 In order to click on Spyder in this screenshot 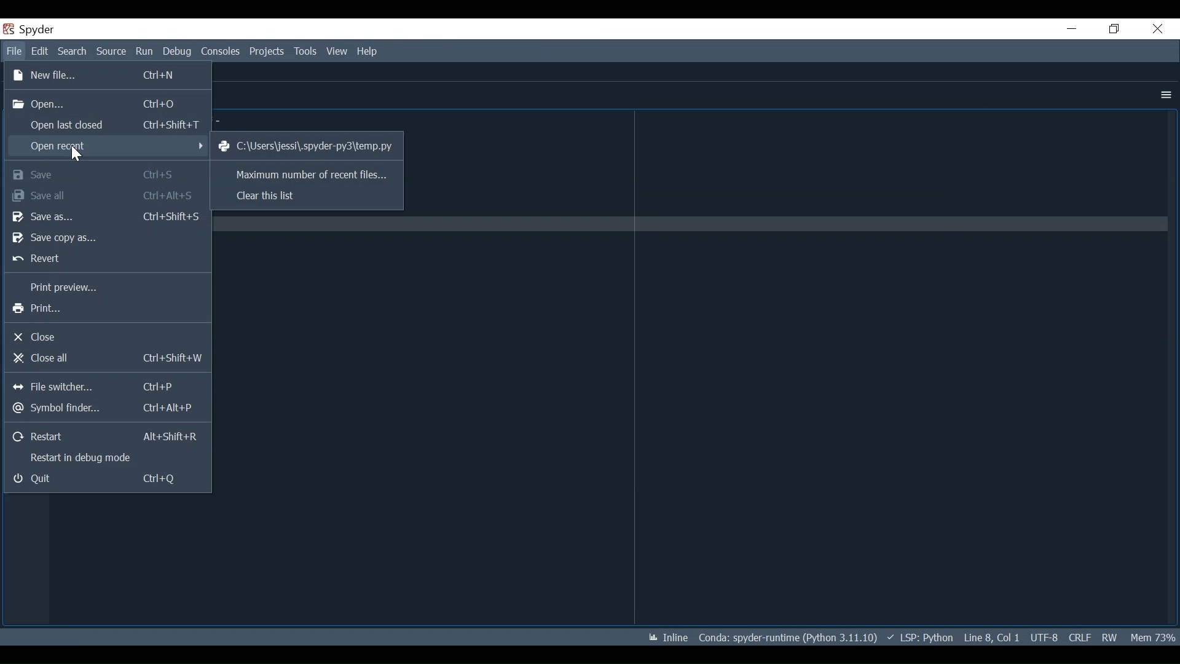, I will do `click(39, 30)`.